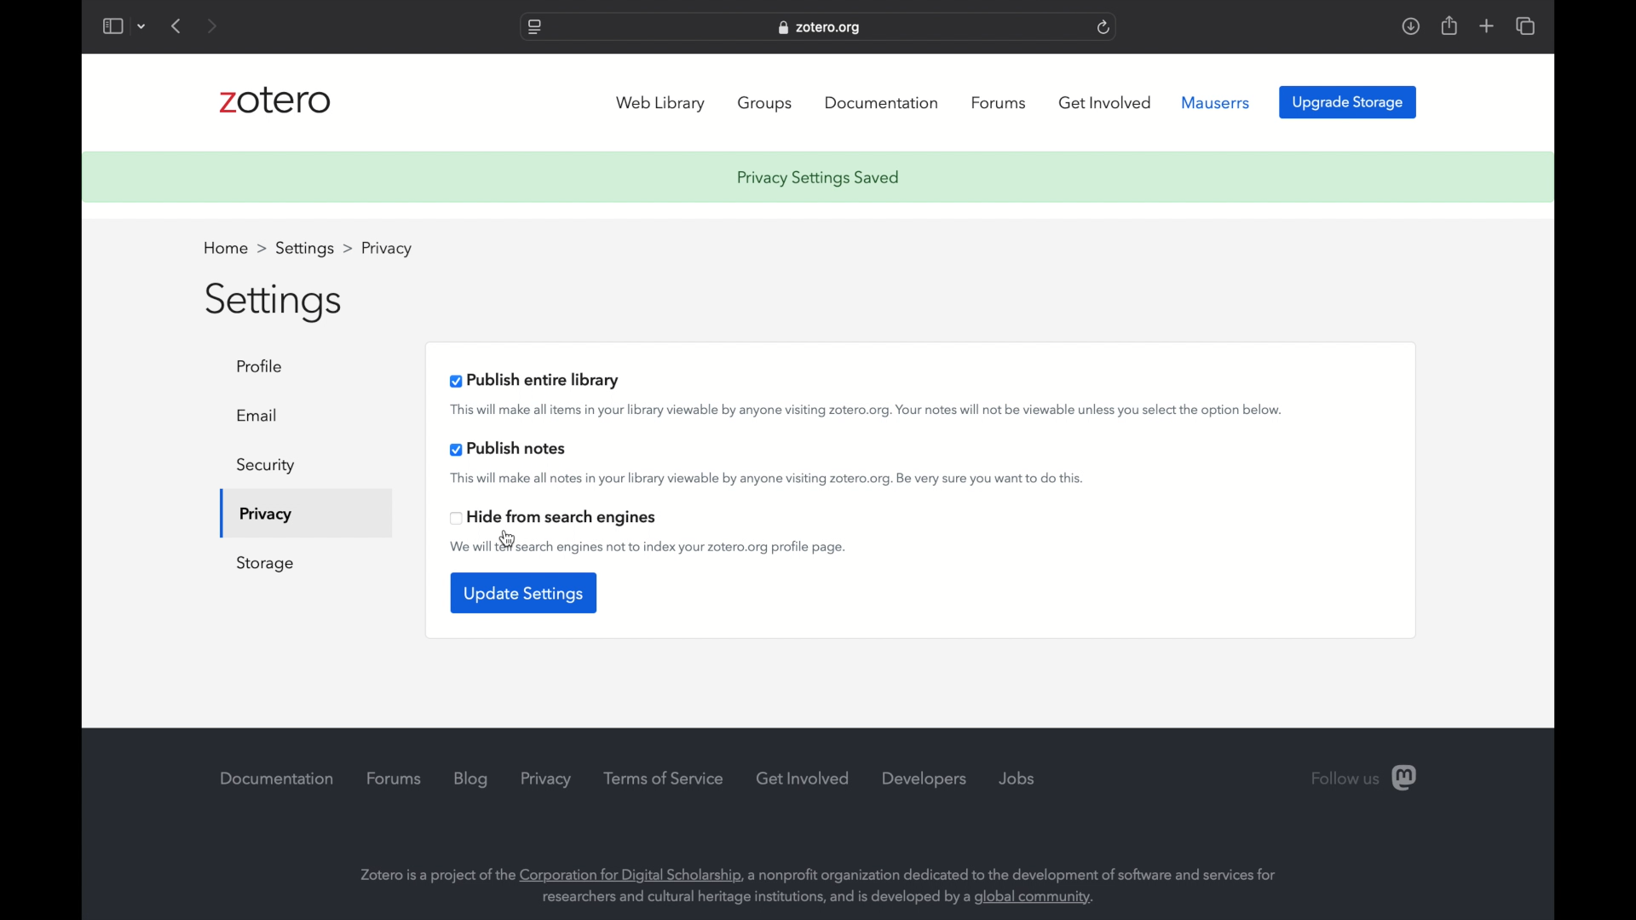 The height and width of the screenshot is (920, 1636). I want to click on previous, so click(177, 26).